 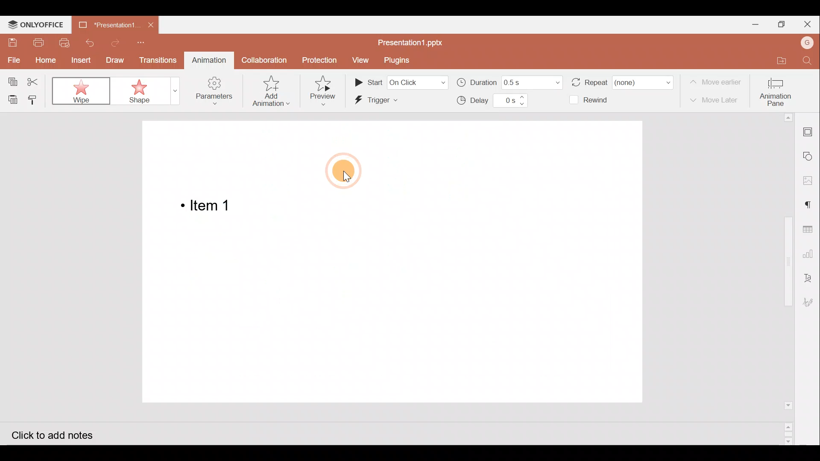 I want to click on Cursor, so click(x=341, y=169).